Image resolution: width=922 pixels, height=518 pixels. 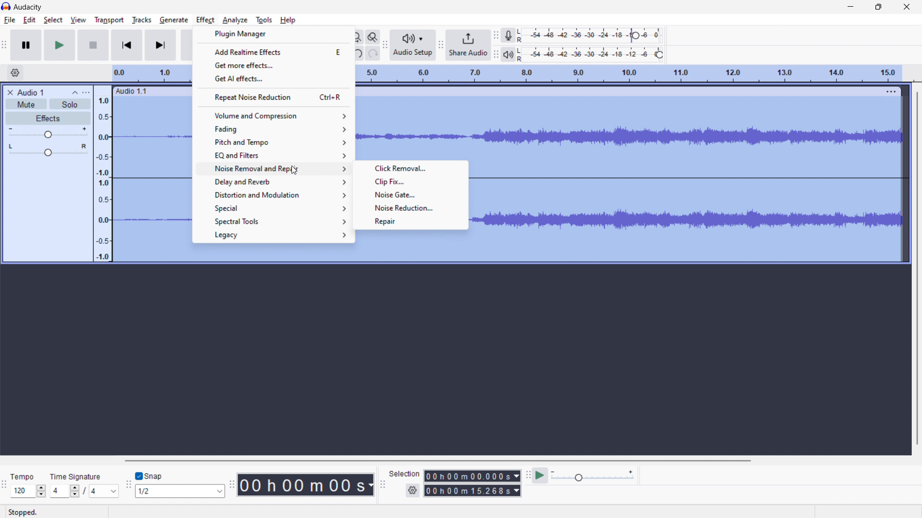 I want to click on Spectral Tools, so click(x=273, y=222).